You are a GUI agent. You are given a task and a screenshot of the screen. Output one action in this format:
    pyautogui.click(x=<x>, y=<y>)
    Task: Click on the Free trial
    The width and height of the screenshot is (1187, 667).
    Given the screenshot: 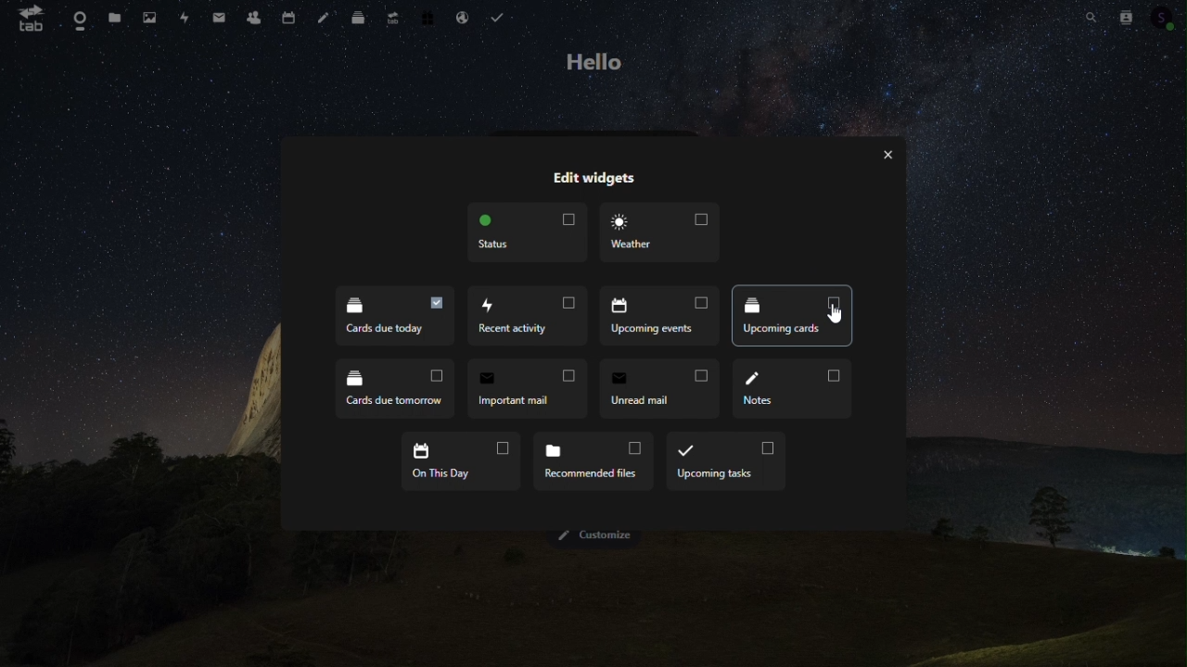 What is the action you would take?
    pyautogui.click(x=428, y=16)
    